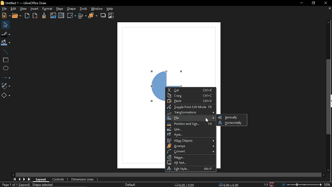 This screenshot has width=332, height=187. What do you see at coordinates (15, 179) in the screenshot?
I see `Go to first page` at bounding box center [15, 179].